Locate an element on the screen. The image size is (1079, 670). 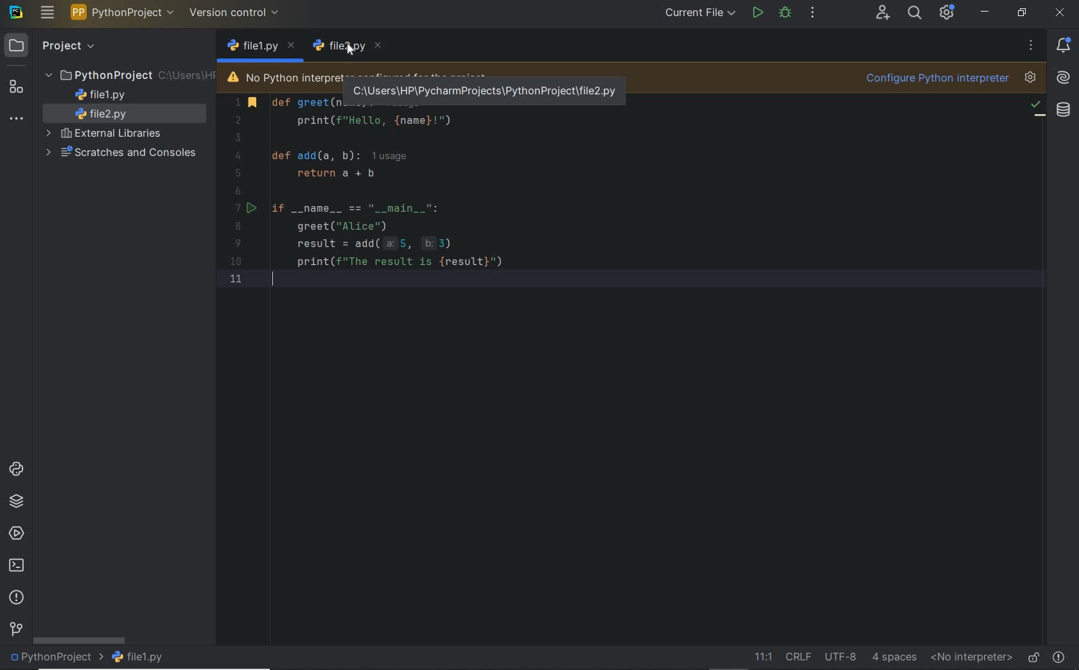
Code is located at coordinates (432, 207).